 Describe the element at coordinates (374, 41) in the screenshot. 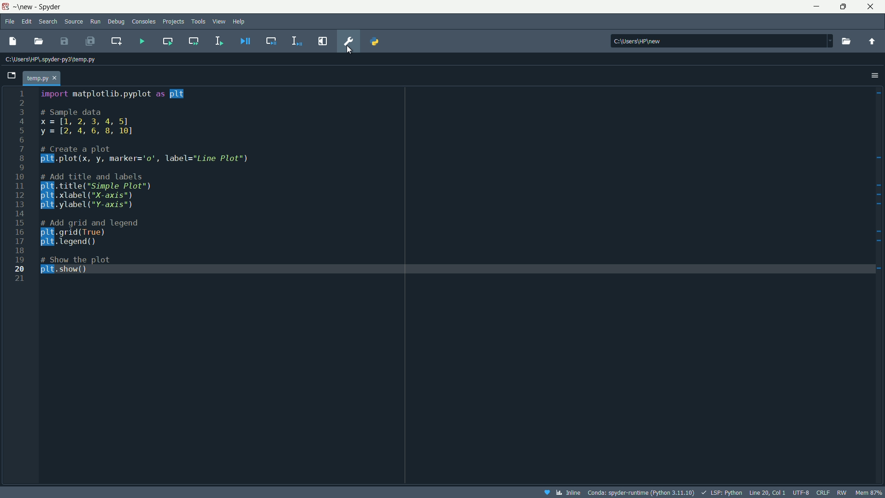

I see `python path manager` at that location.